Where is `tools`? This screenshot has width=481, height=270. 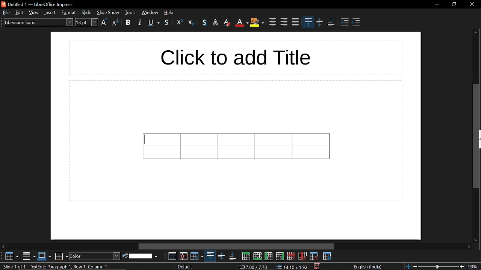
tools is located at coordinates (131, 13).